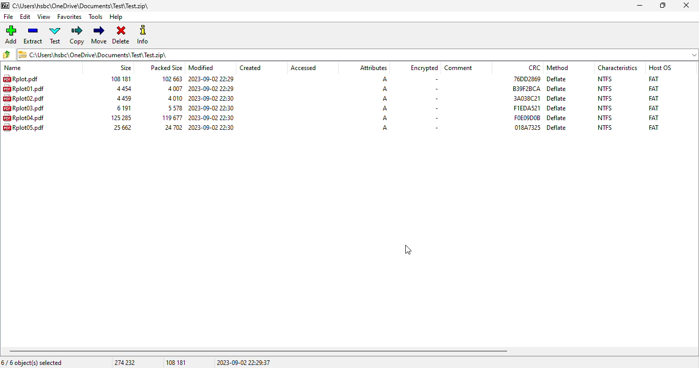  I want to click on 6/6 object(s) selected, so click(32, 362).